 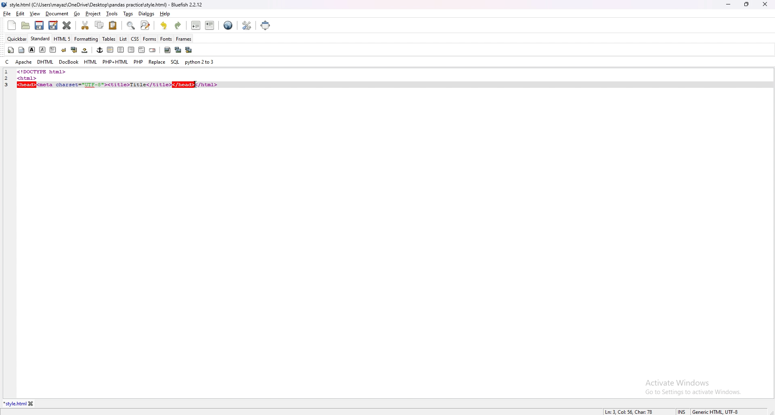 What do you see at coordinates (115, 62) in the screenshot?
I see `php+html` at bounding box center [115, 62].